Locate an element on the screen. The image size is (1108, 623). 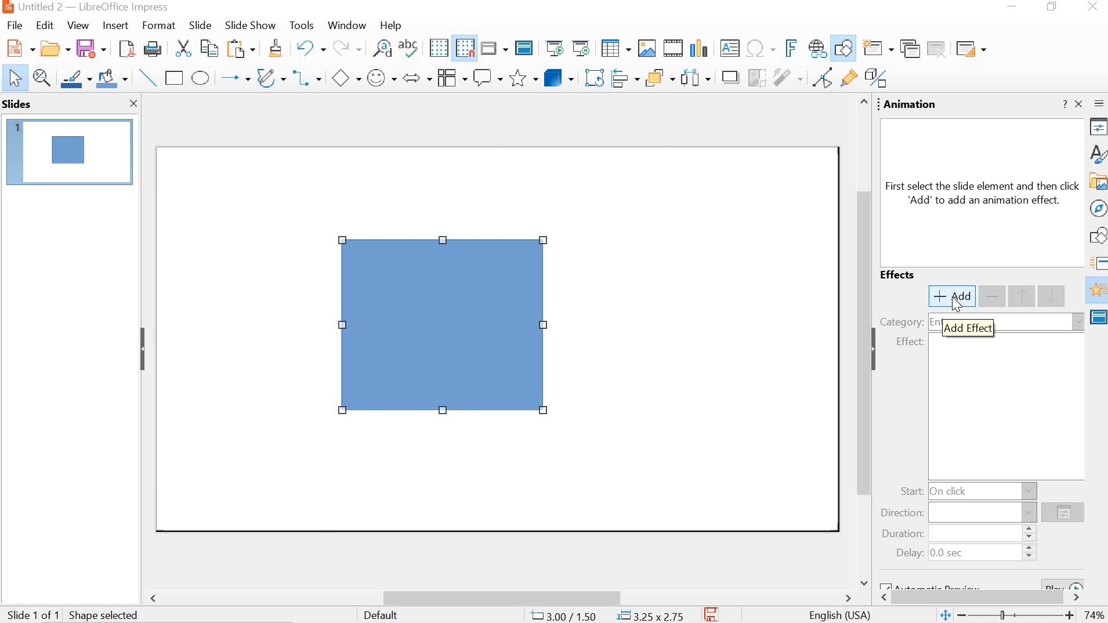
view is located at coordinates (76, 26).